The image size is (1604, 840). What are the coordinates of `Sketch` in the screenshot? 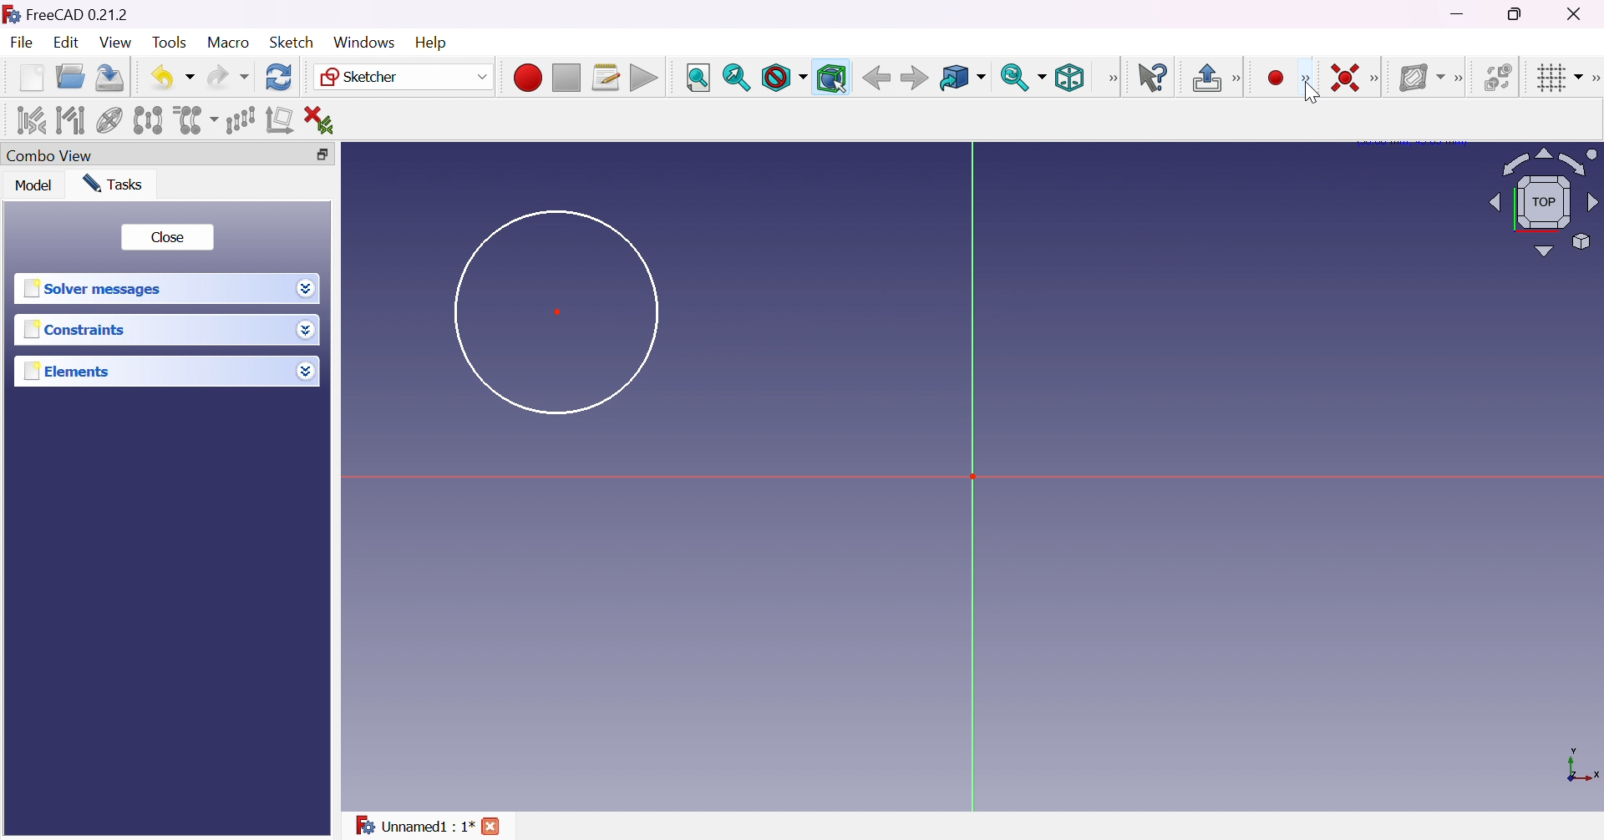 It's located at (291, 42).